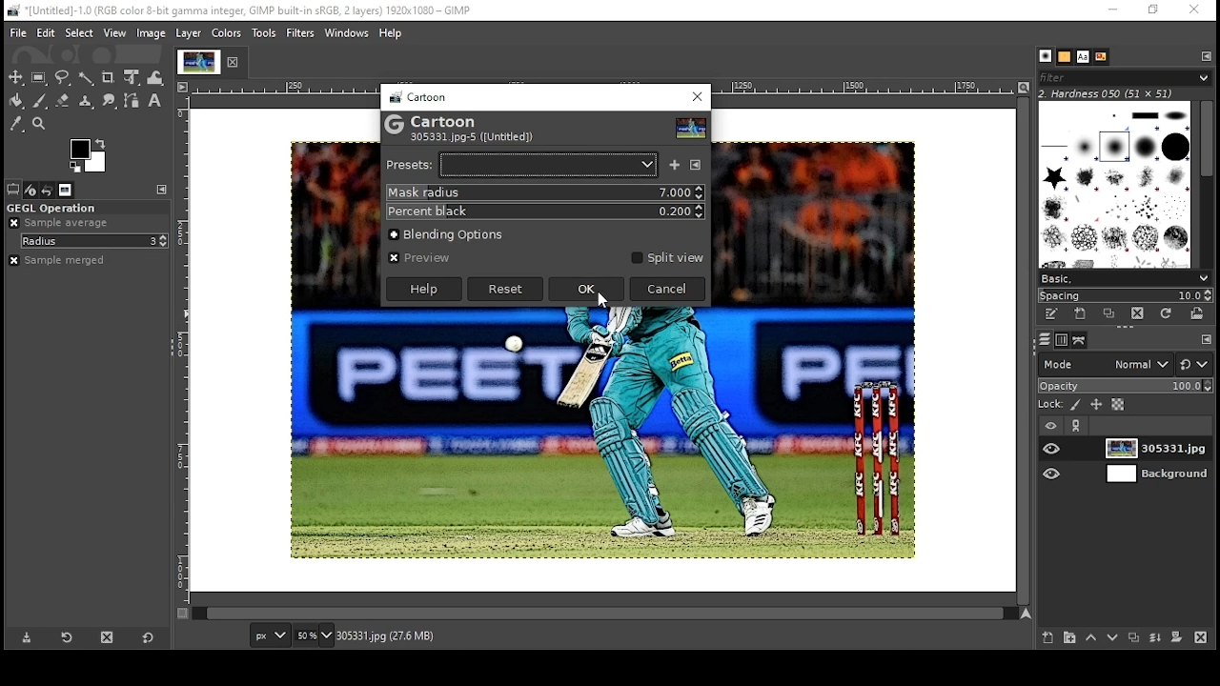 This screenshot has width=1220, height=686. Describe the element at coordinates (52, 208) in the screenshot. I see `gegl operation` at that location.